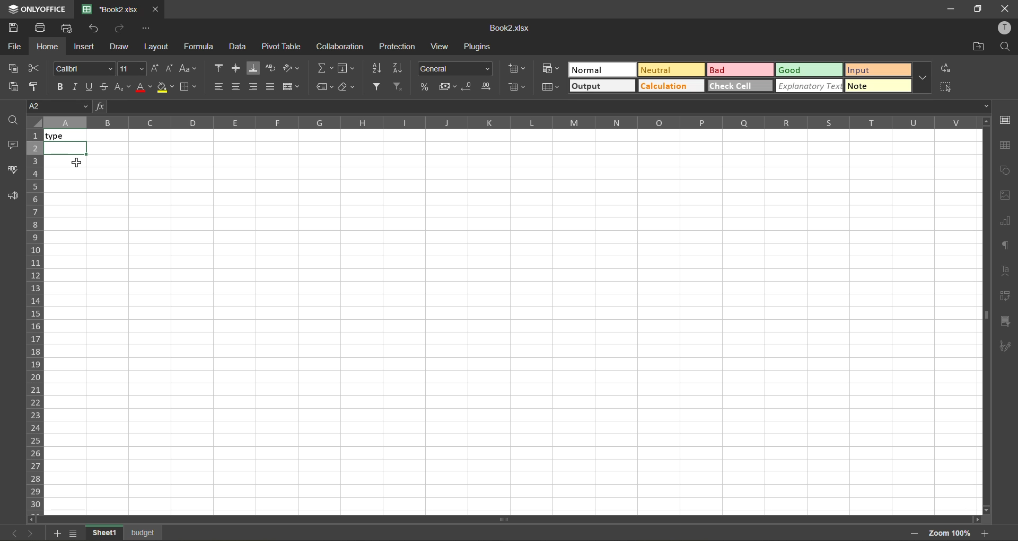 This screenshot has height=541, width=1018. What do you see at coordinates (9, 532) in the screenshot?
I see `previous` at bounding box center [9, 532].